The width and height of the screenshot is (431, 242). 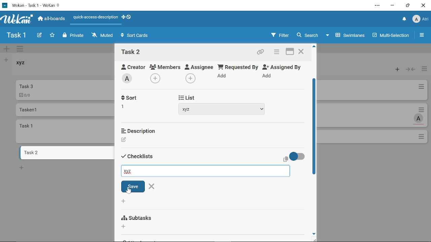 I want to click on Requested By, so click(x=238, y=67).